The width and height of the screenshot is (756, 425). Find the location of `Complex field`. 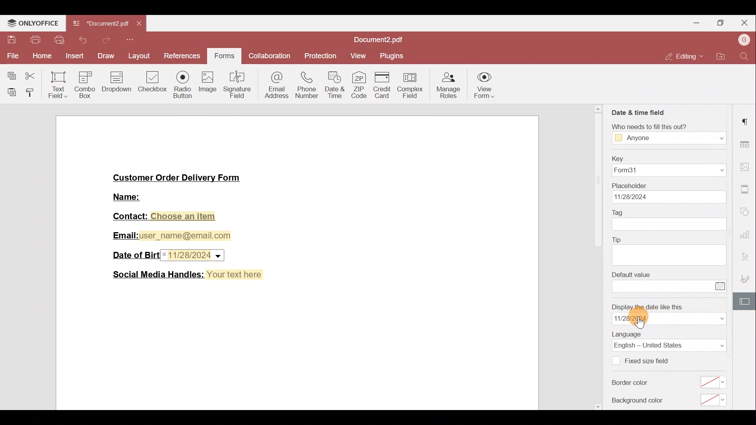

Complex field is located at coordinates (411, 86).